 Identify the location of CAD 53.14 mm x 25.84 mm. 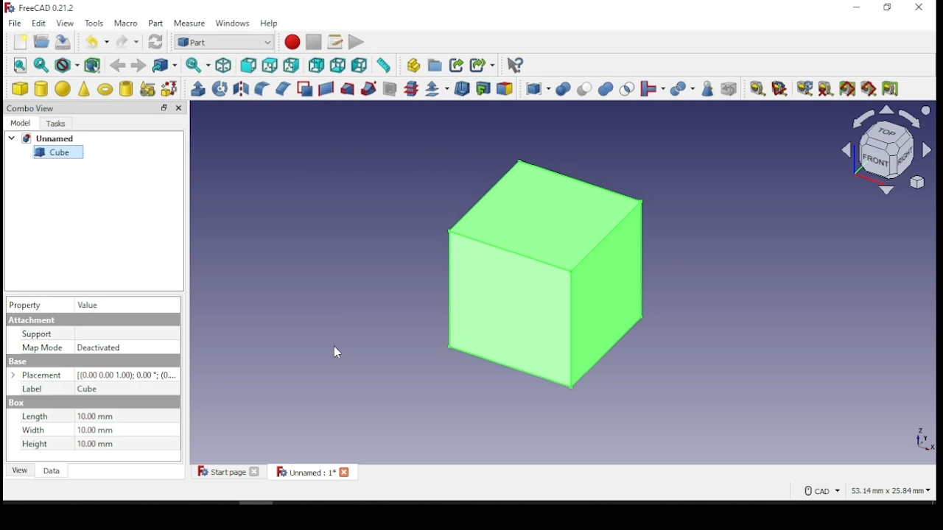
(869, 490).